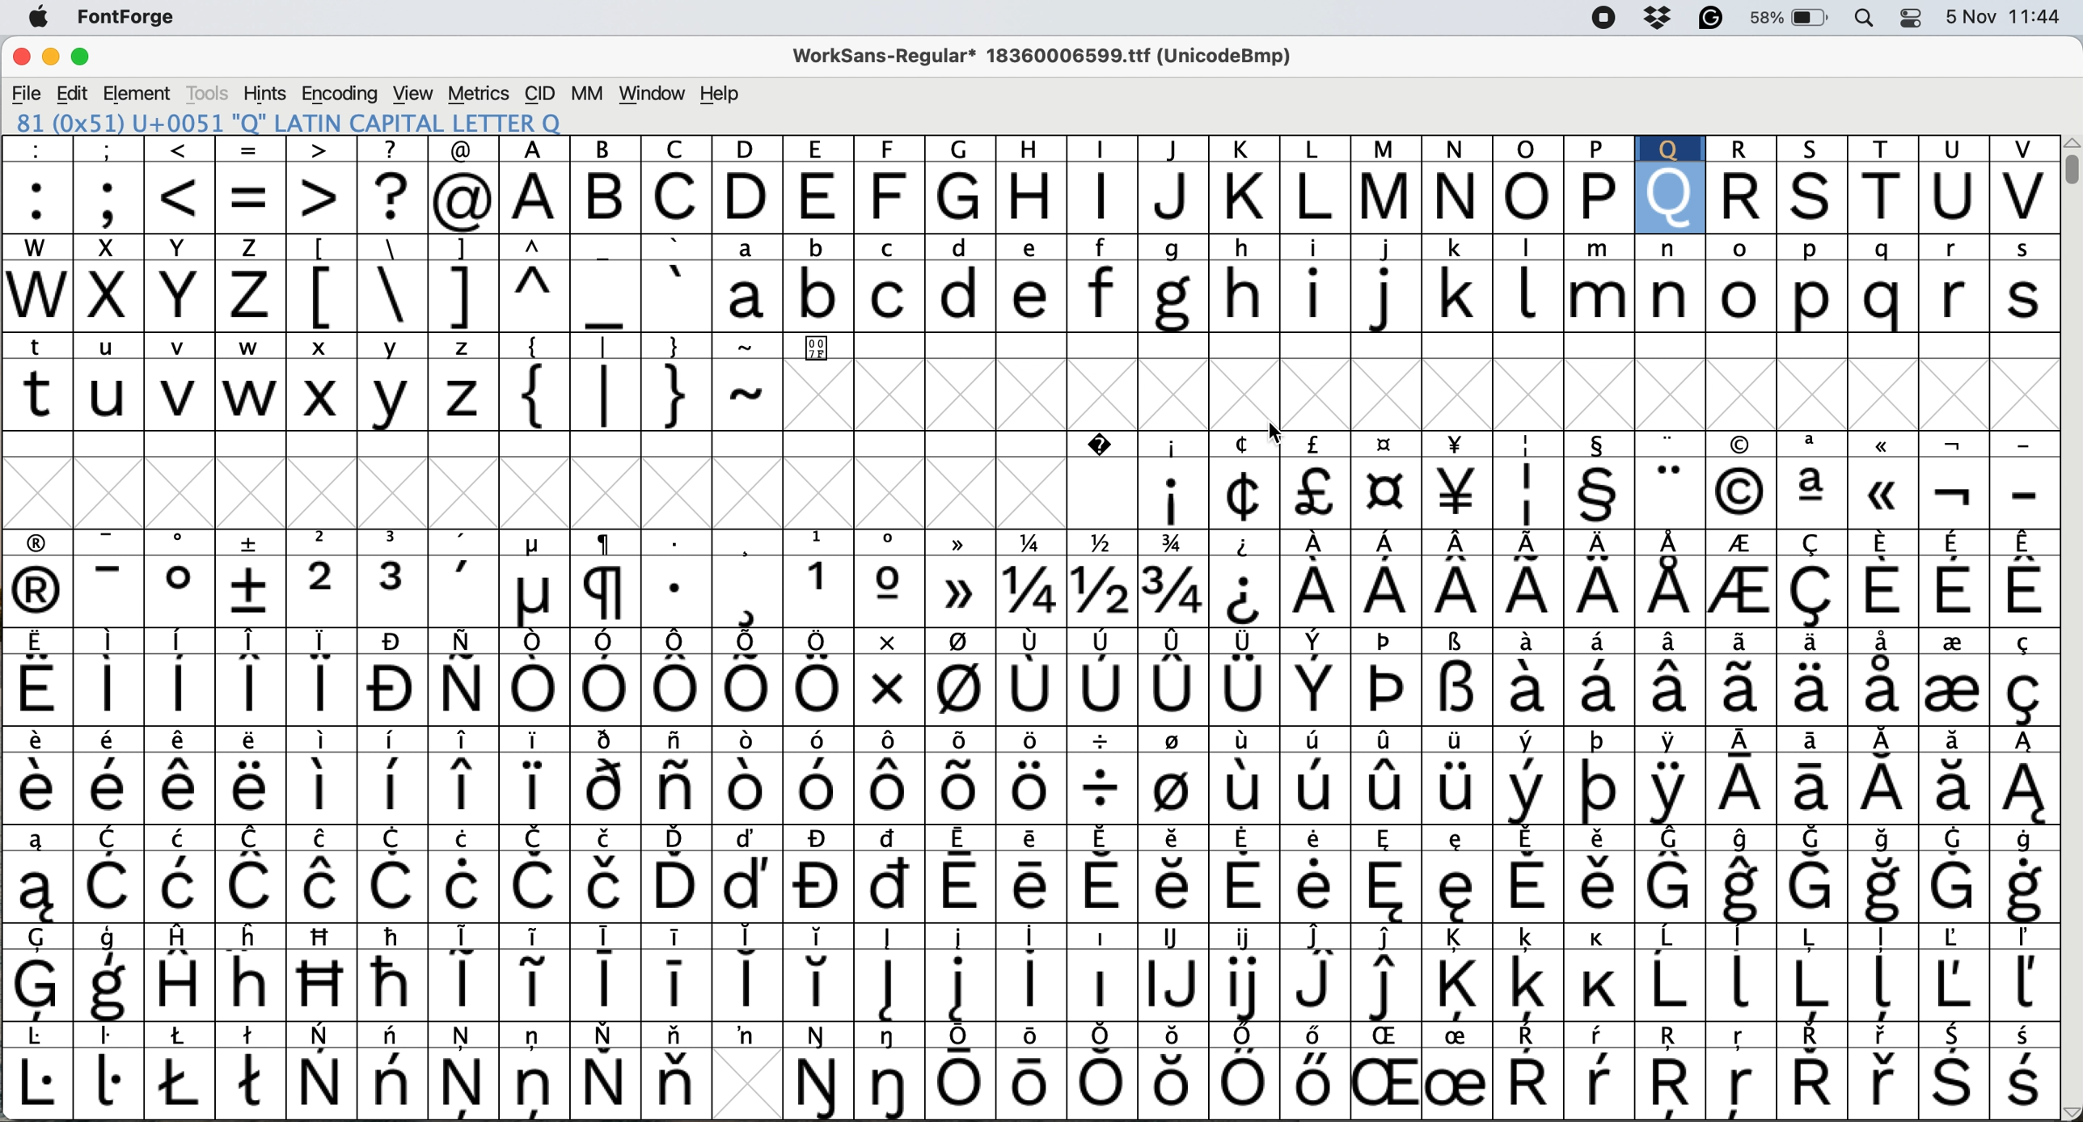  I want to click on special characters, so click(1027, 888).